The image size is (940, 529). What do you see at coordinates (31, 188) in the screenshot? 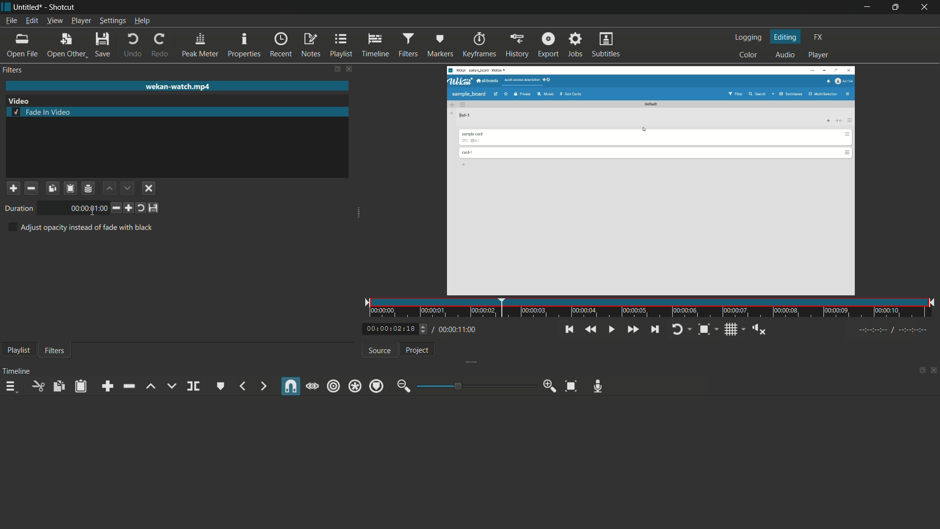
I see `remove the filter` at bounding box center [31, 188].